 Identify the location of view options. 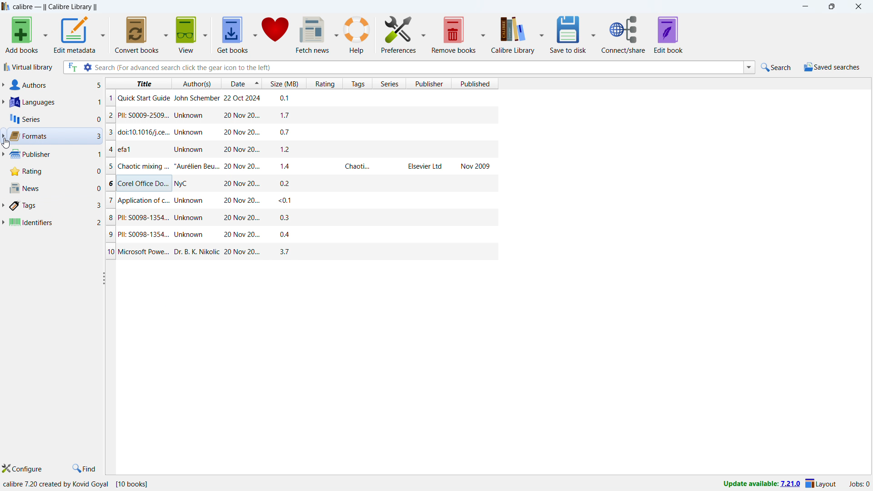
(205, 34).